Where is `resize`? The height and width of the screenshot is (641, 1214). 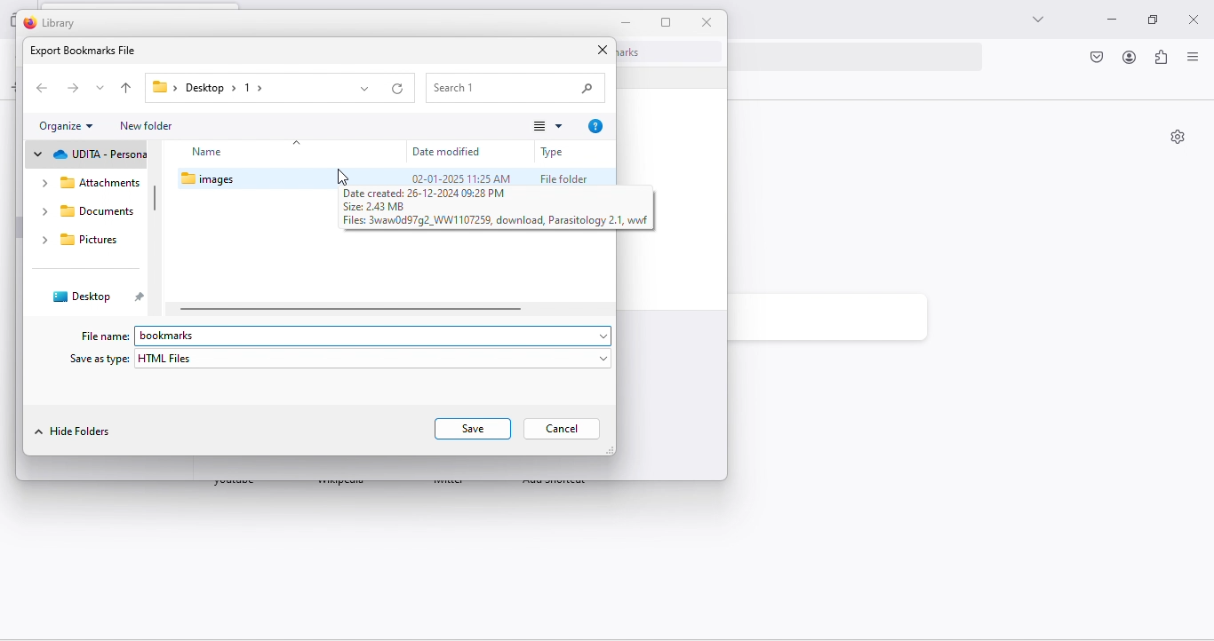
resize is located at coordinates (667, 22).